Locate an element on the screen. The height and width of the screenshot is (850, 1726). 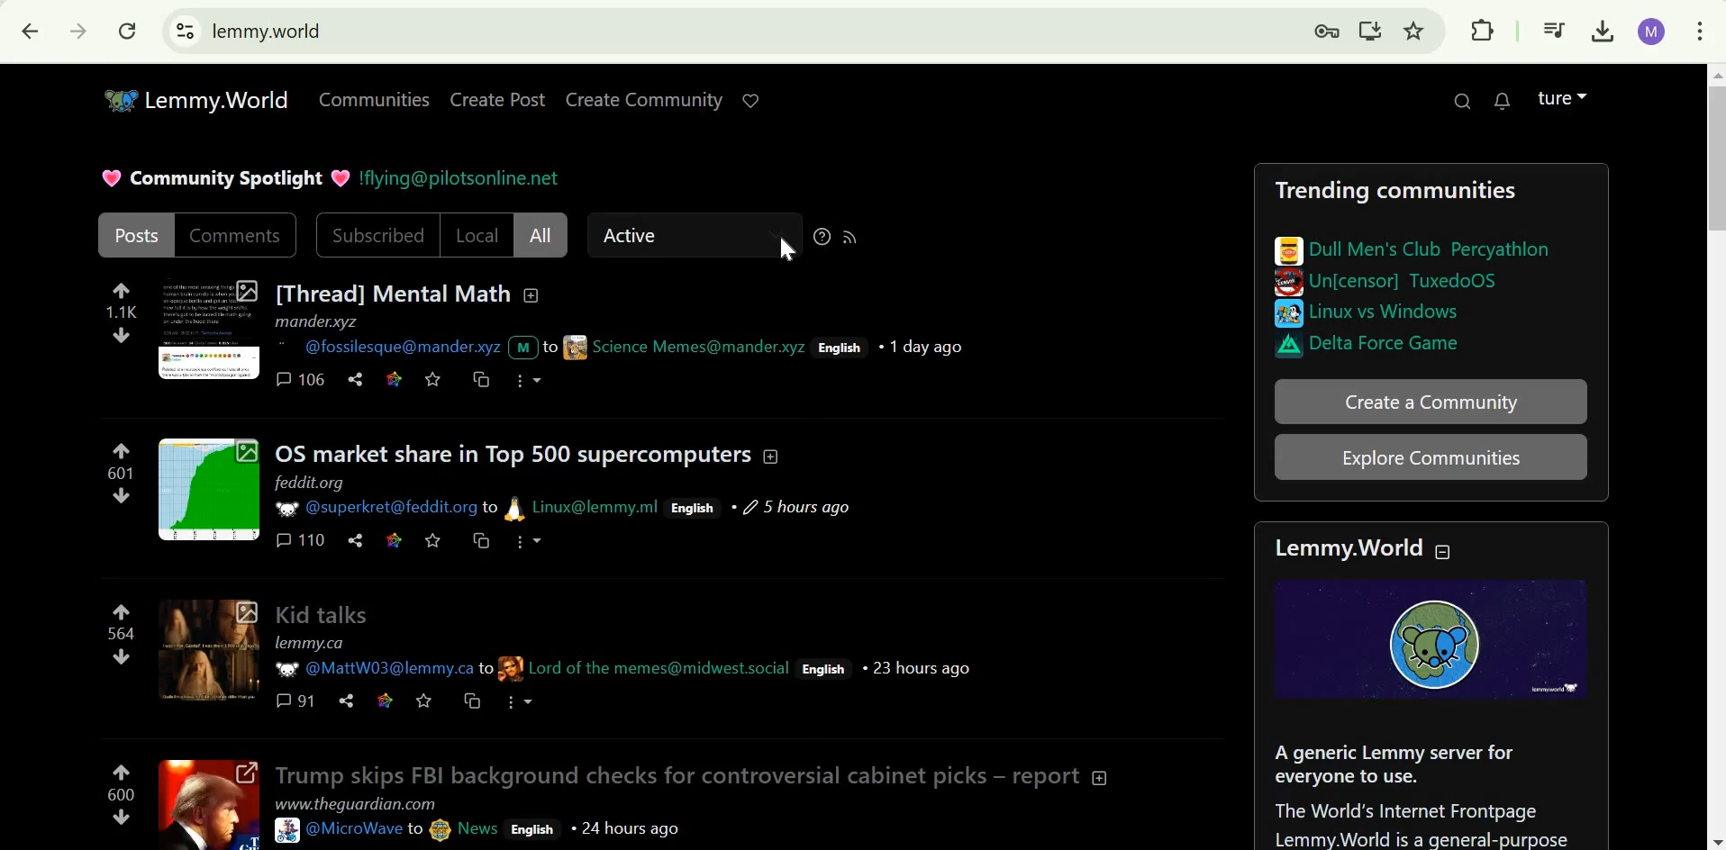
lemmy.ca is located at coordinates (310, 643).